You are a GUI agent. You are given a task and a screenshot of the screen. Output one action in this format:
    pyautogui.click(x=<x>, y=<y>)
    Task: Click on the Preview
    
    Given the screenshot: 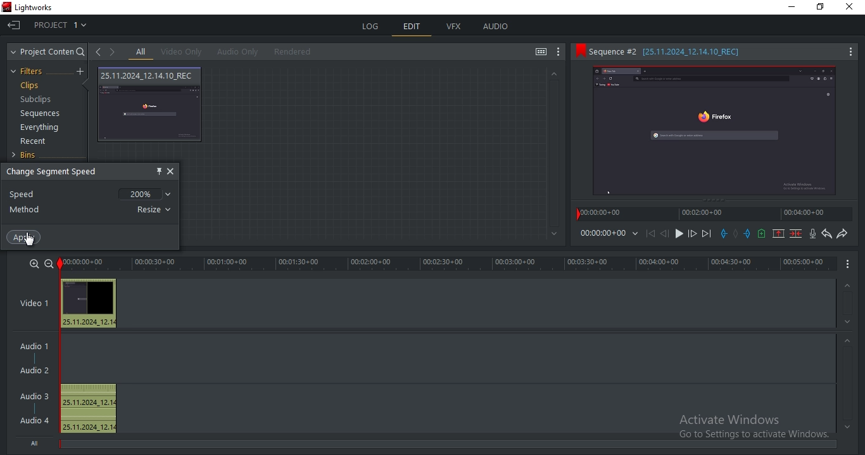 What is the action you would take?
    pyautogui.click(x=715, y=131)
    